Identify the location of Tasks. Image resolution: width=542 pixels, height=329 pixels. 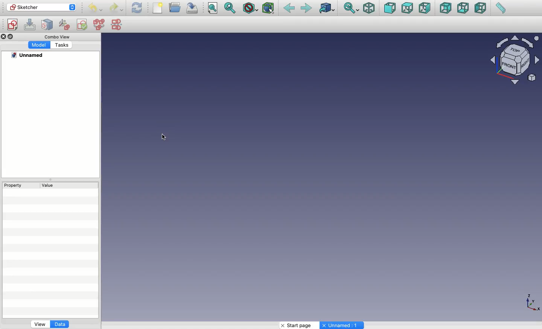
(61, 46).